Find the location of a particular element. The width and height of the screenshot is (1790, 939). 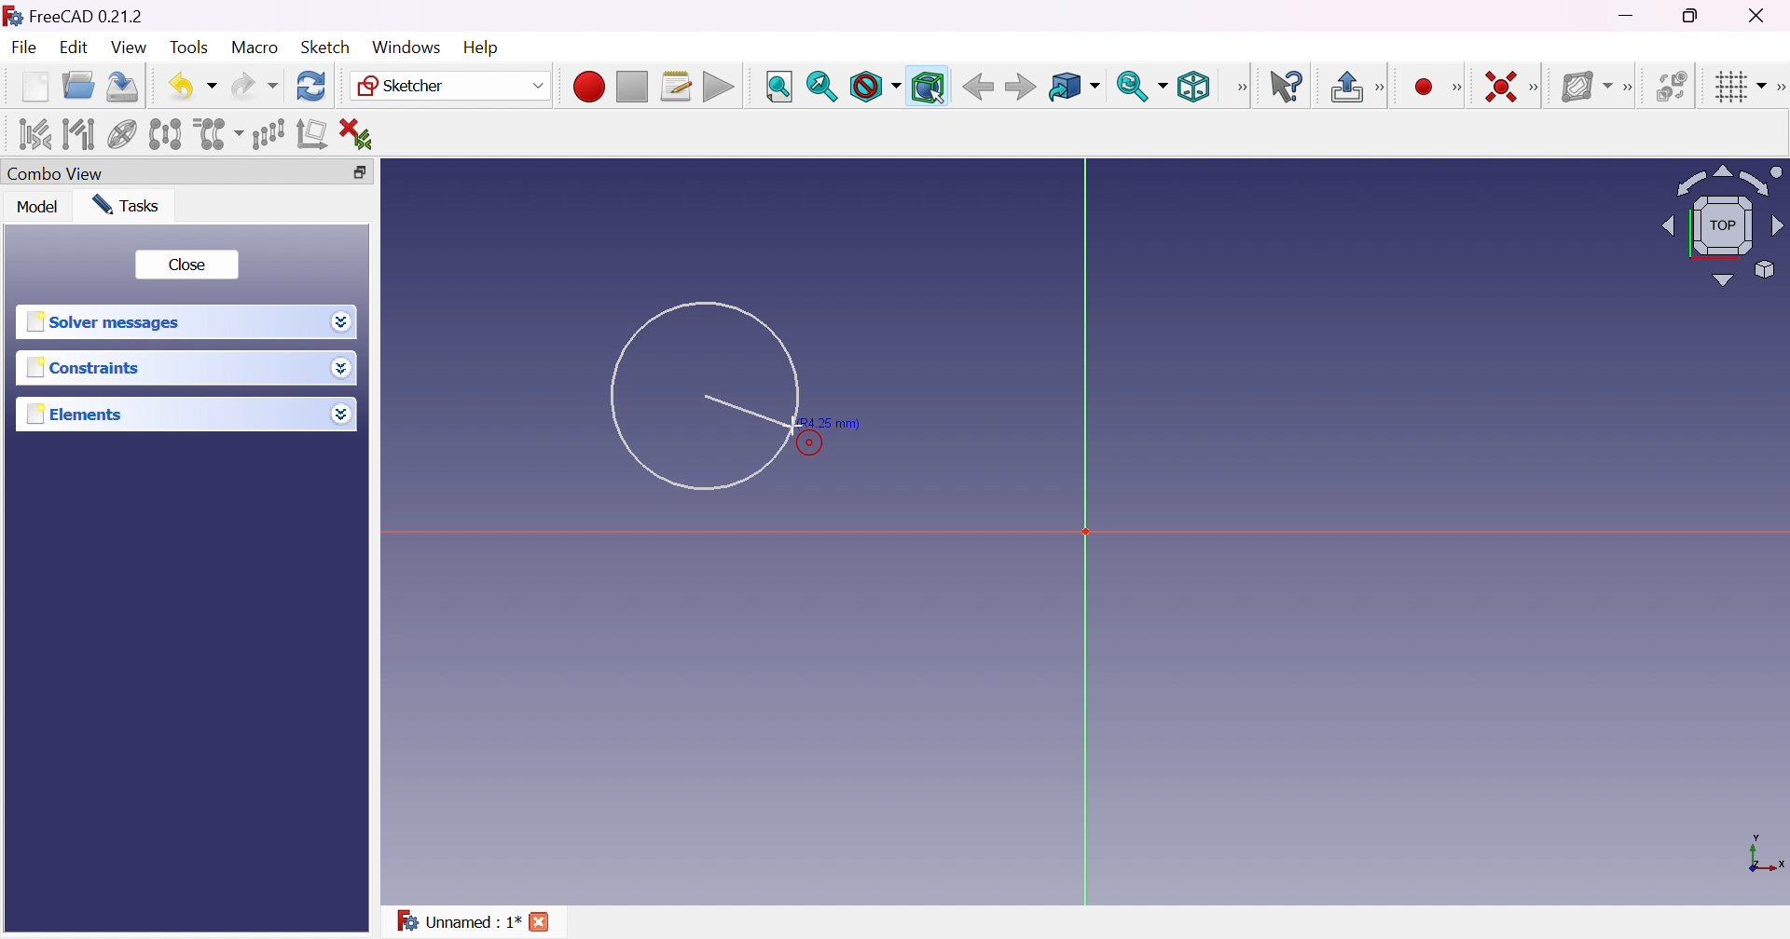

Elements is located at coordinates (77, 414).